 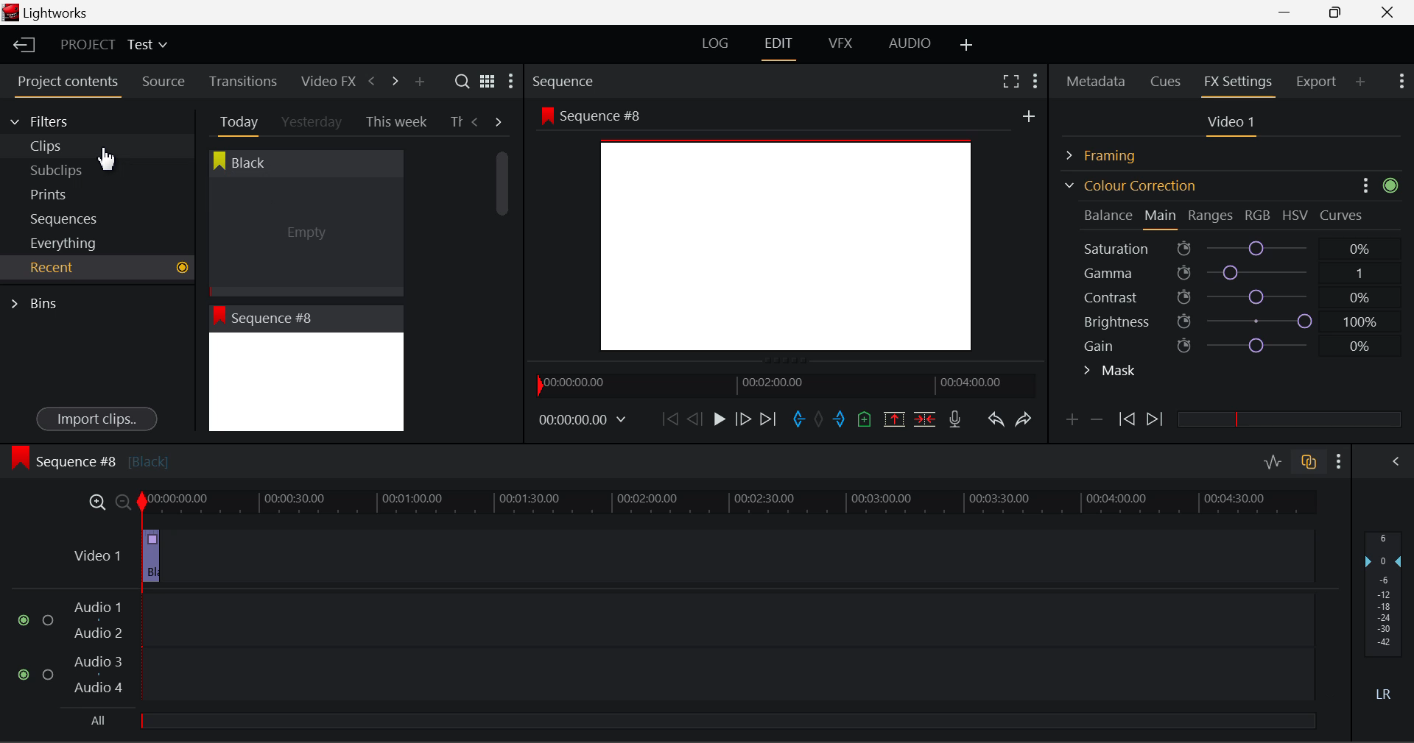 I want to click on Redo, so click(x=1024, y=419).